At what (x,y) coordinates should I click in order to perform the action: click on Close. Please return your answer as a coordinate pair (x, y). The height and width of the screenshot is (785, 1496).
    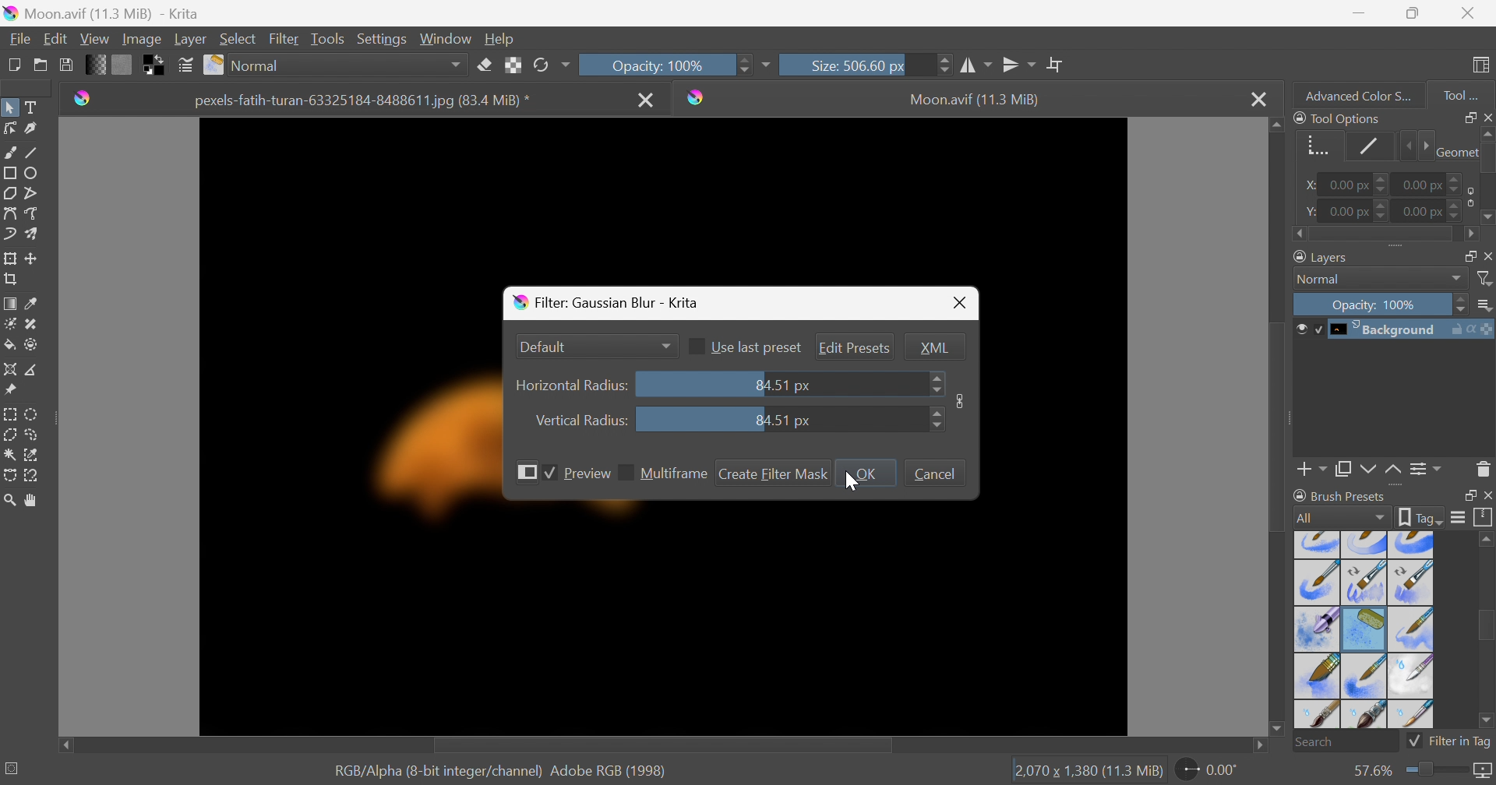
    Looking at the image, I should click on (1487, 117).